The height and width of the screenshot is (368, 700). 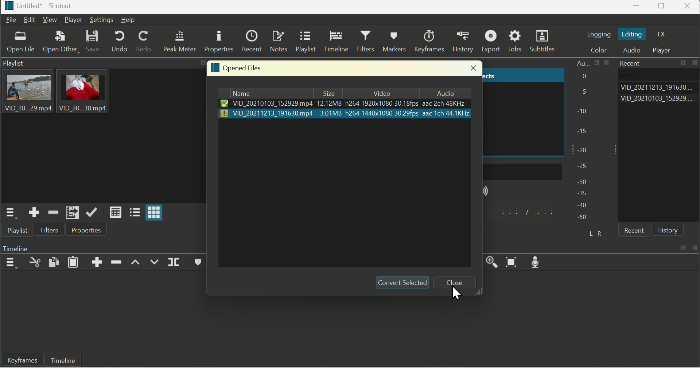 I want to click on Update, so click(x=92, y=212).